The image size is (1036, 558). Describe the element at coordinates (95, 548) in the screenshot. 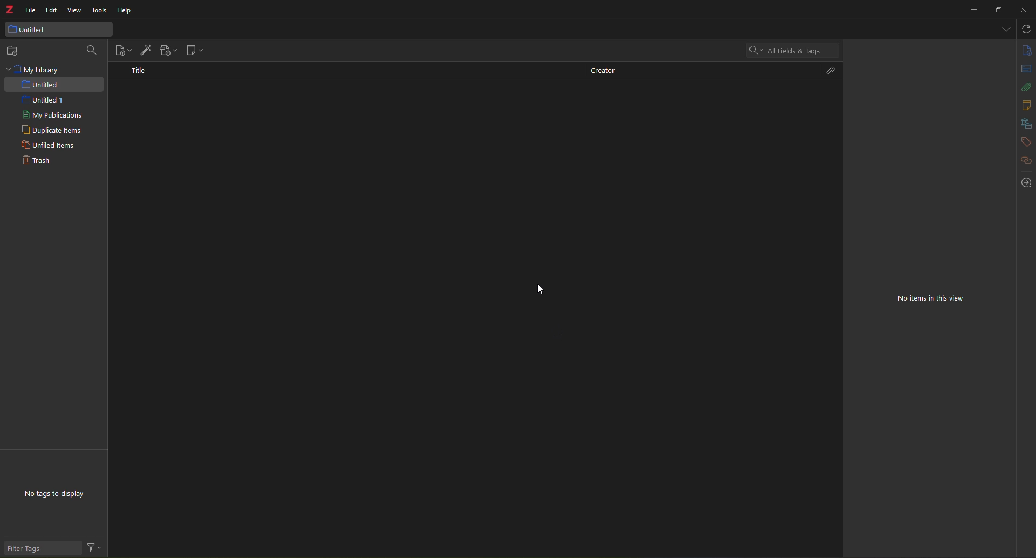

I see `actions` at that location.